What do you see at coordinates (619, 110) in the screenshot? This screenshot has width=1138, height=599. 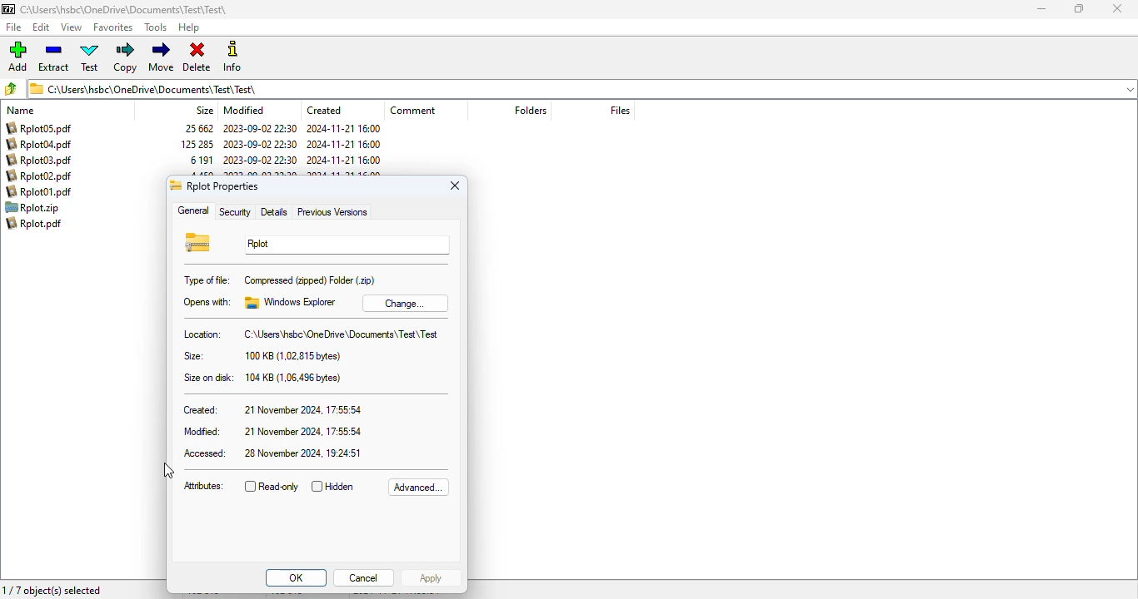 I see `files` at bounding box center [619, 110].